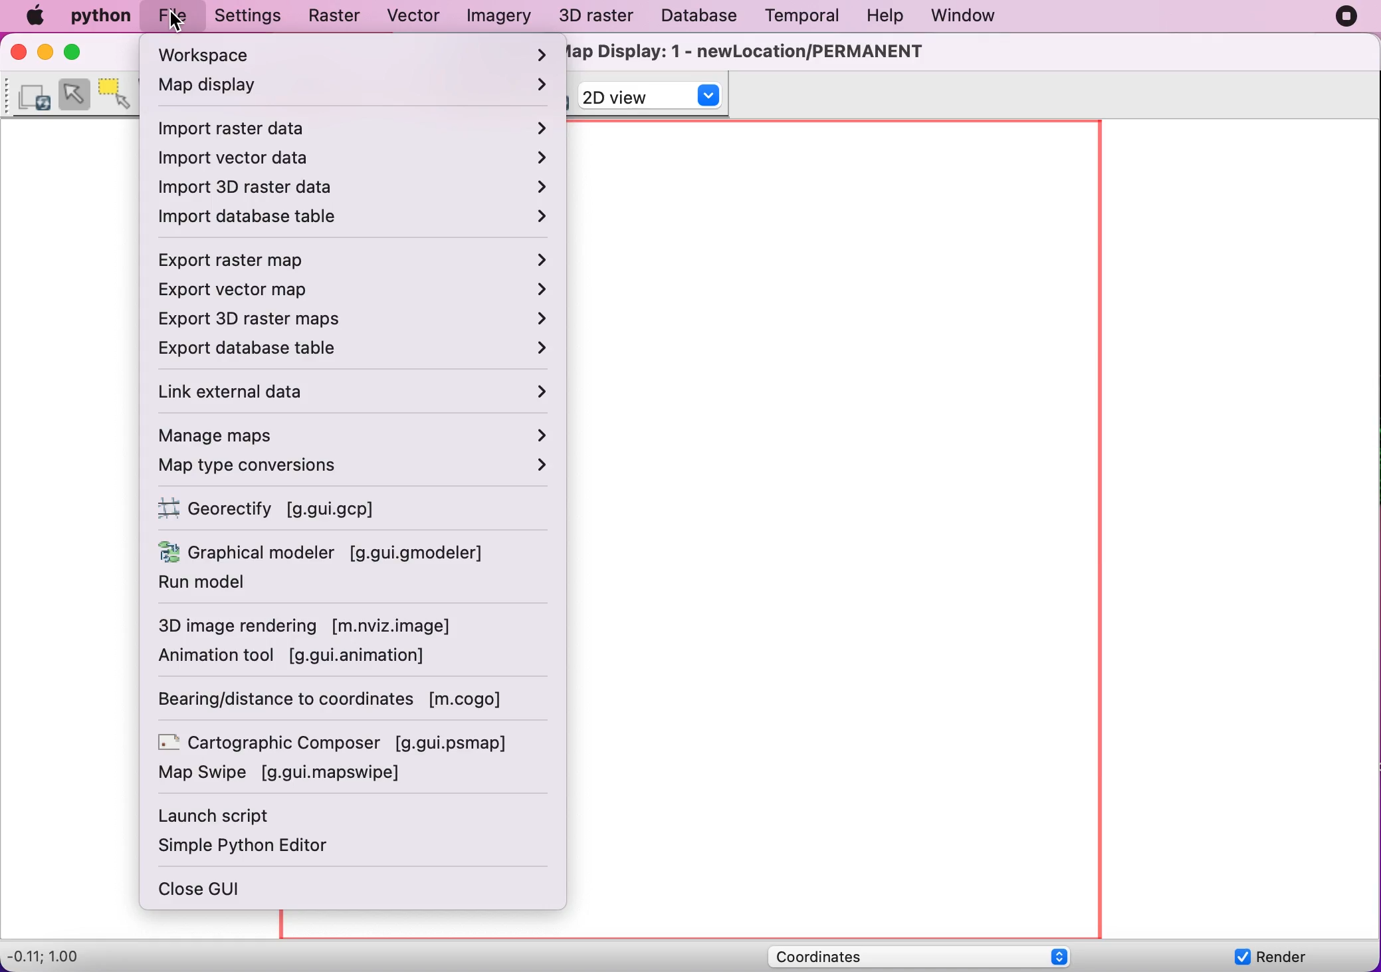 Image resolution: width=1381 pixels, height=972 pixels. Describe the element at coordinates (70, 956) in the screenshot. I see `-0.11;1.00` at that location.